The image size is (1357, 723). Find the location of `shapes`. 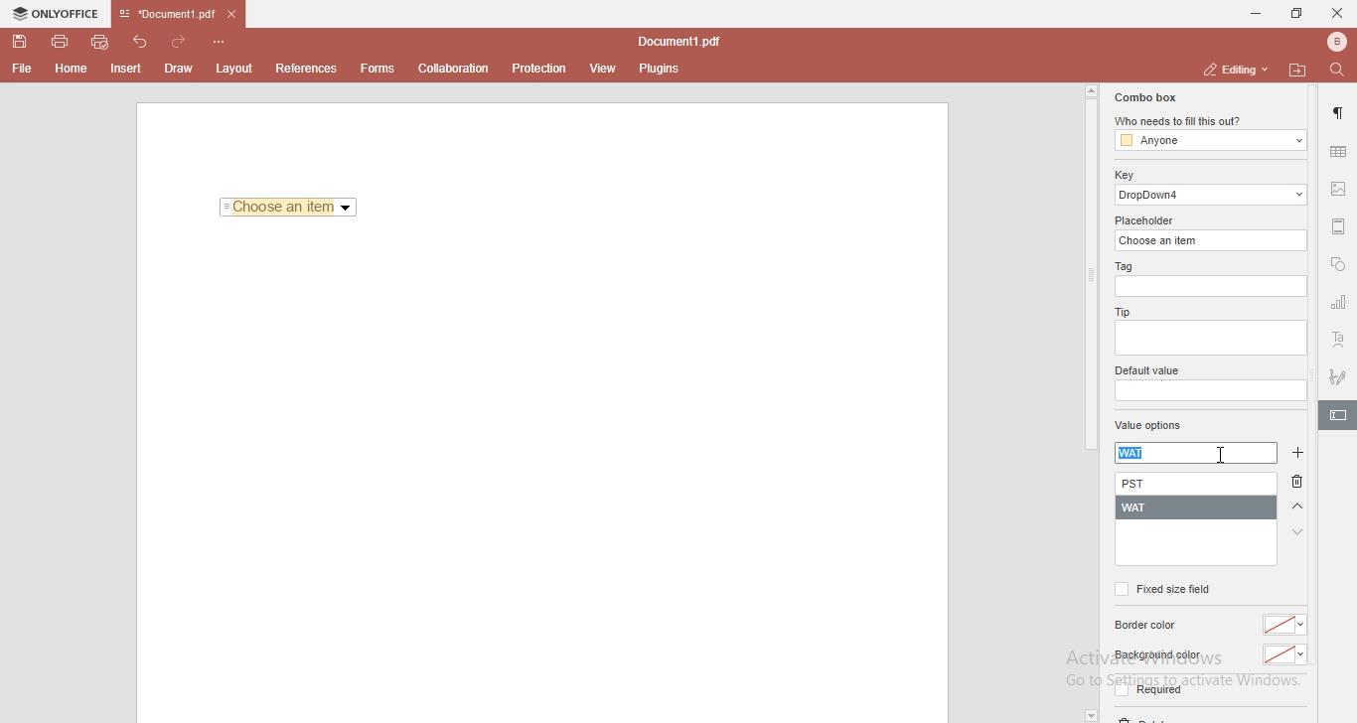

shapes is located at coordinates (1338, 266).